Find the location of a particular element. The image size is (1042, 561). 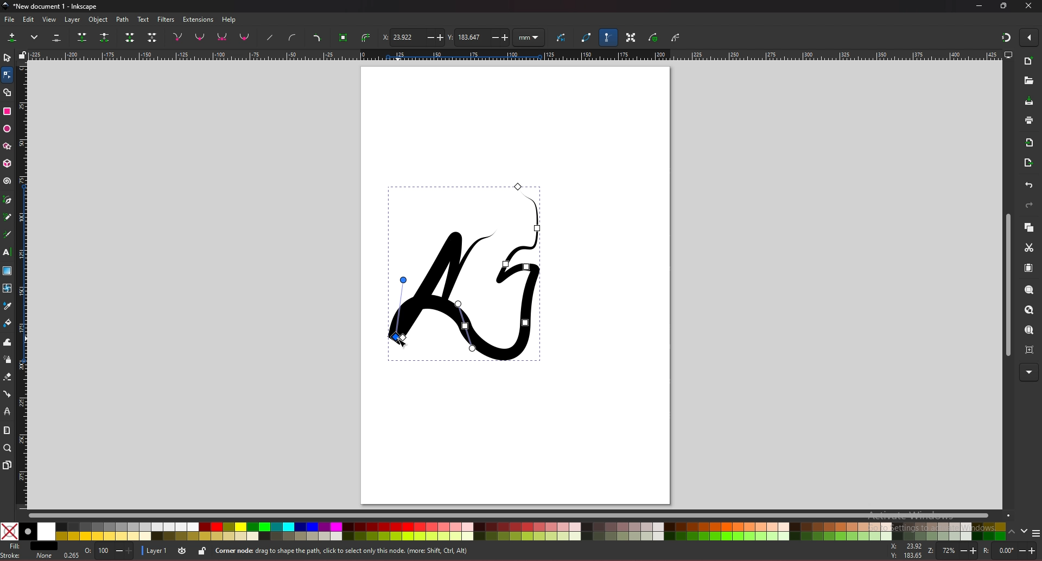

rotate is located at coordinates (1009, 550).